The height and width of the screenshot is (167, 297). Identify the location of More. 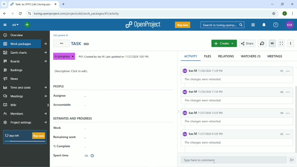
(291, 43).